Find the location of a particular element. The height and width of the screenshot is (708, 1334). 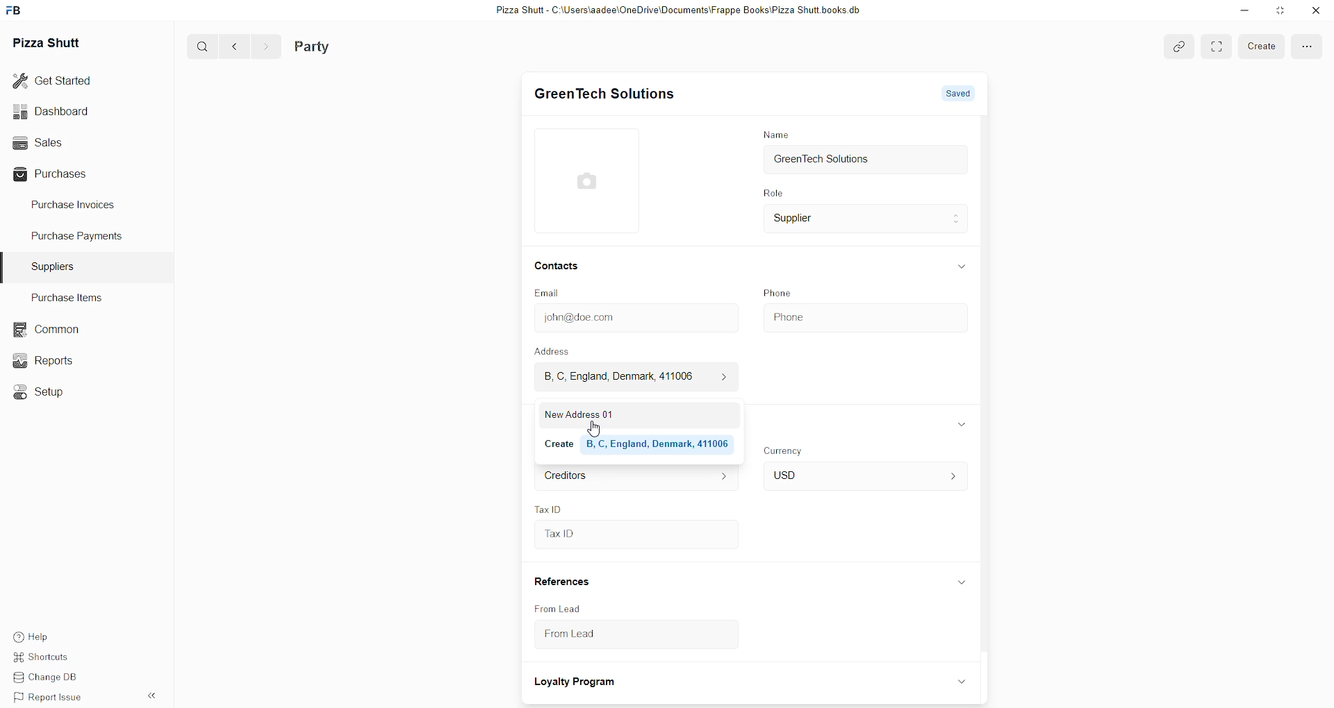

hide is located at coordinates (150, 696).